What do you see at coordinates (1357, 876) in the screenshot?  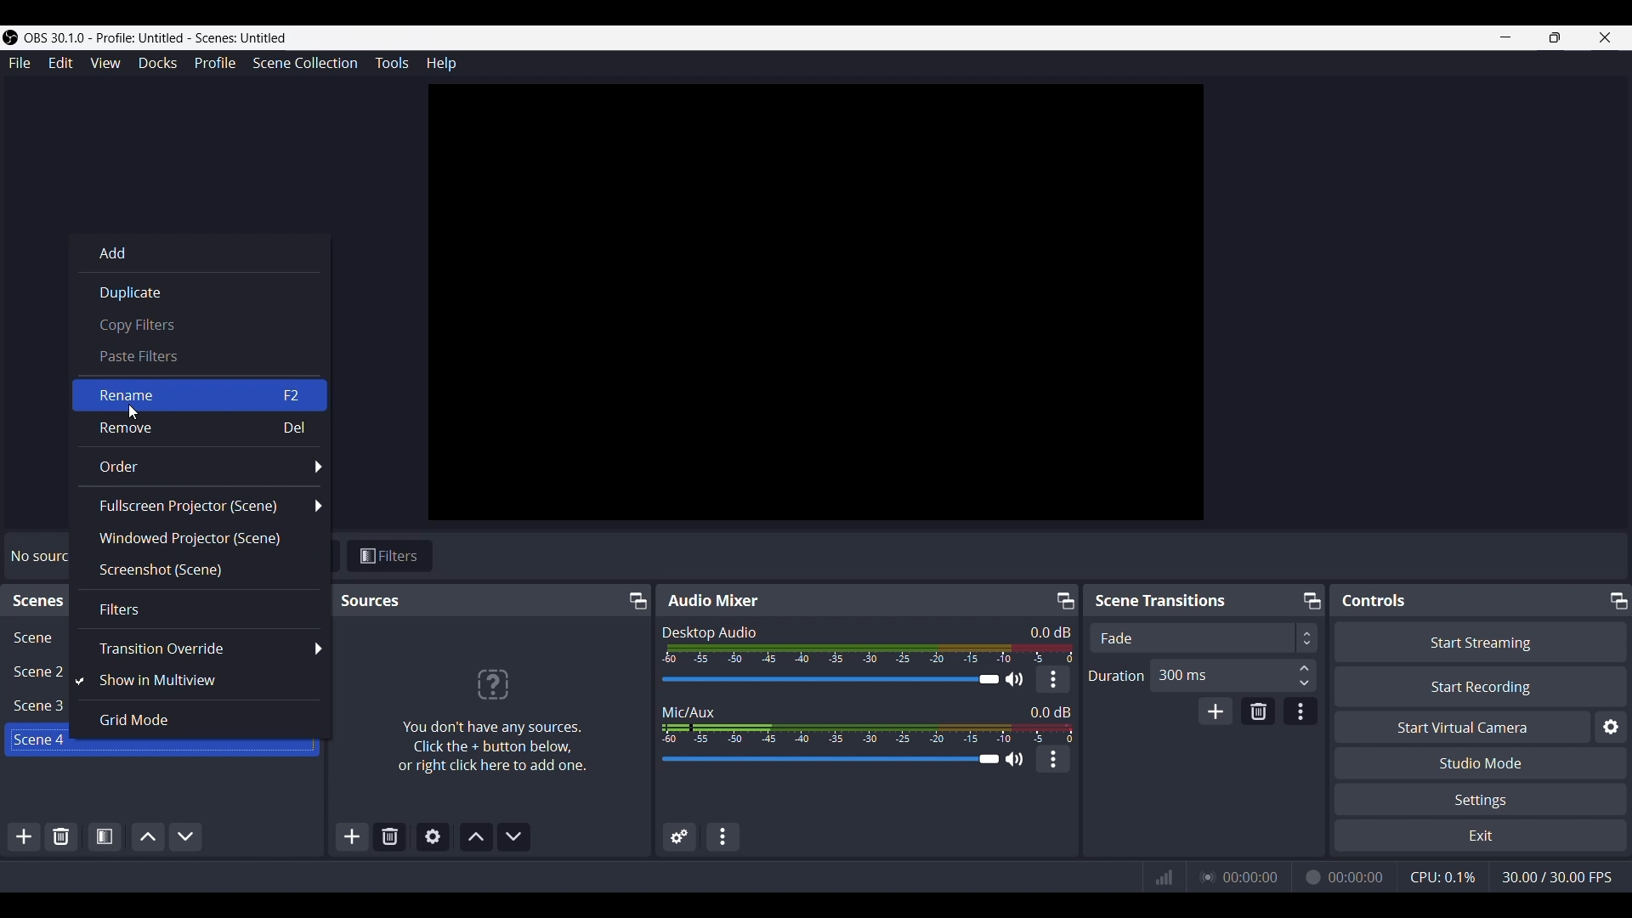 I see `Recording Timer` at bounding box center [1357, 876].